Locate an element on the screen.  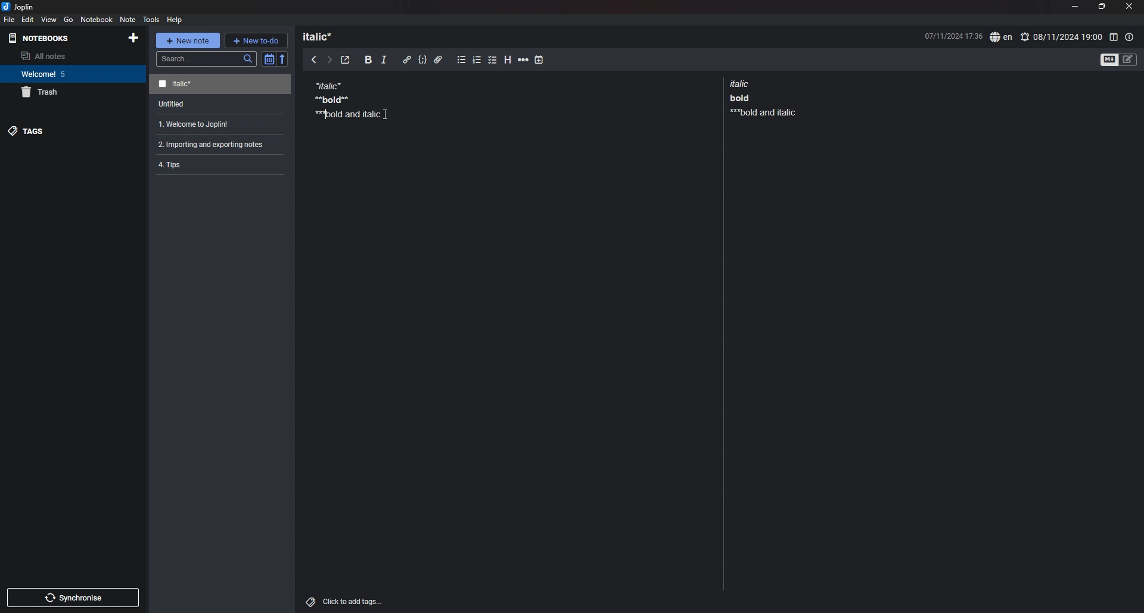
add time is located at coordinates (539, 60).